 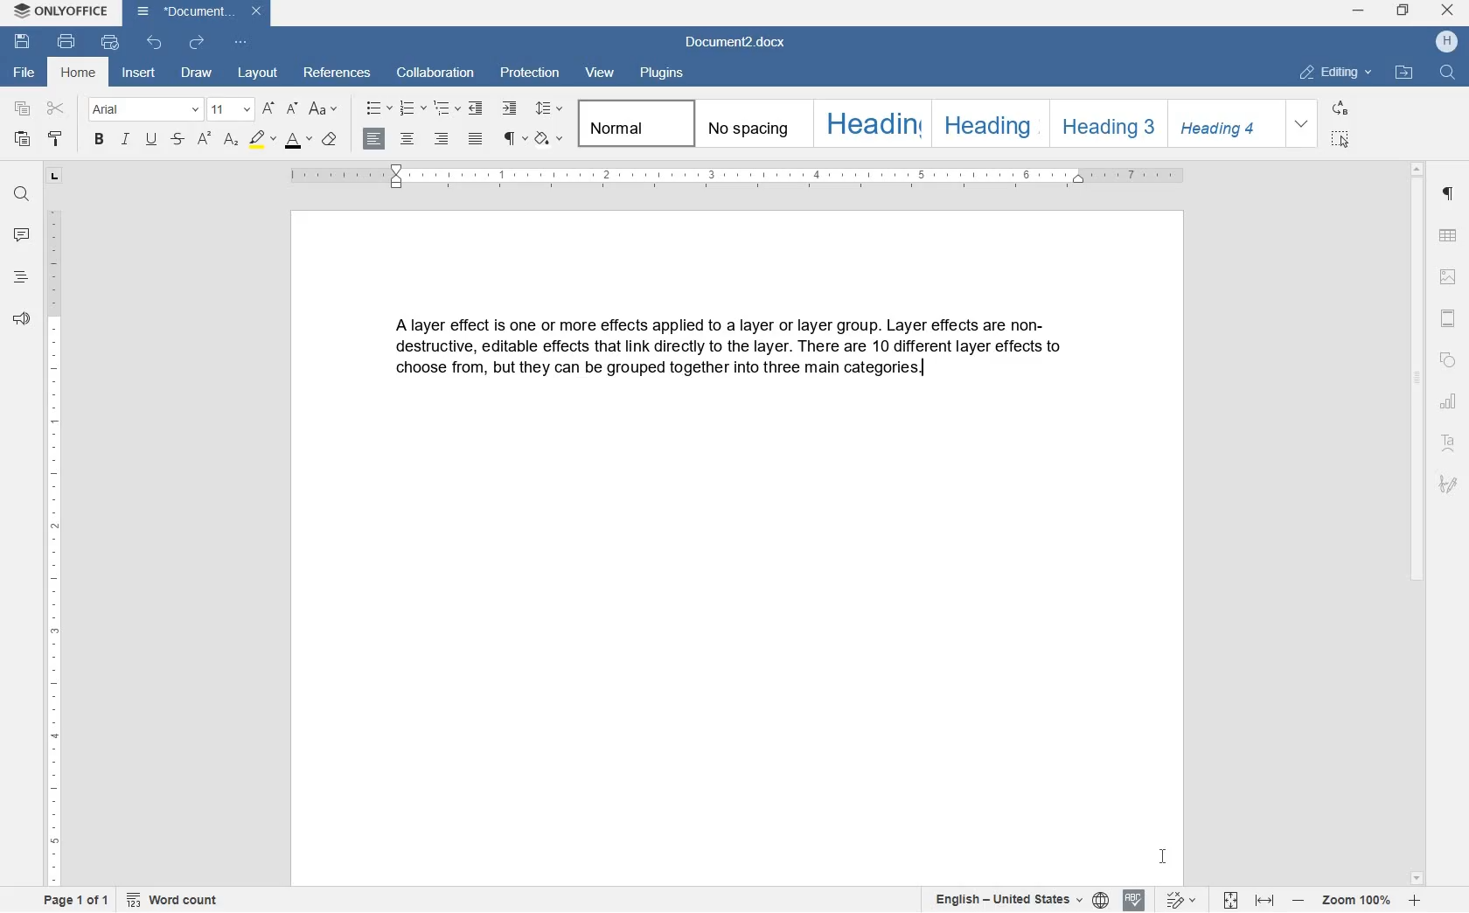 I want to click on replace, so click(x=1341, y=110).